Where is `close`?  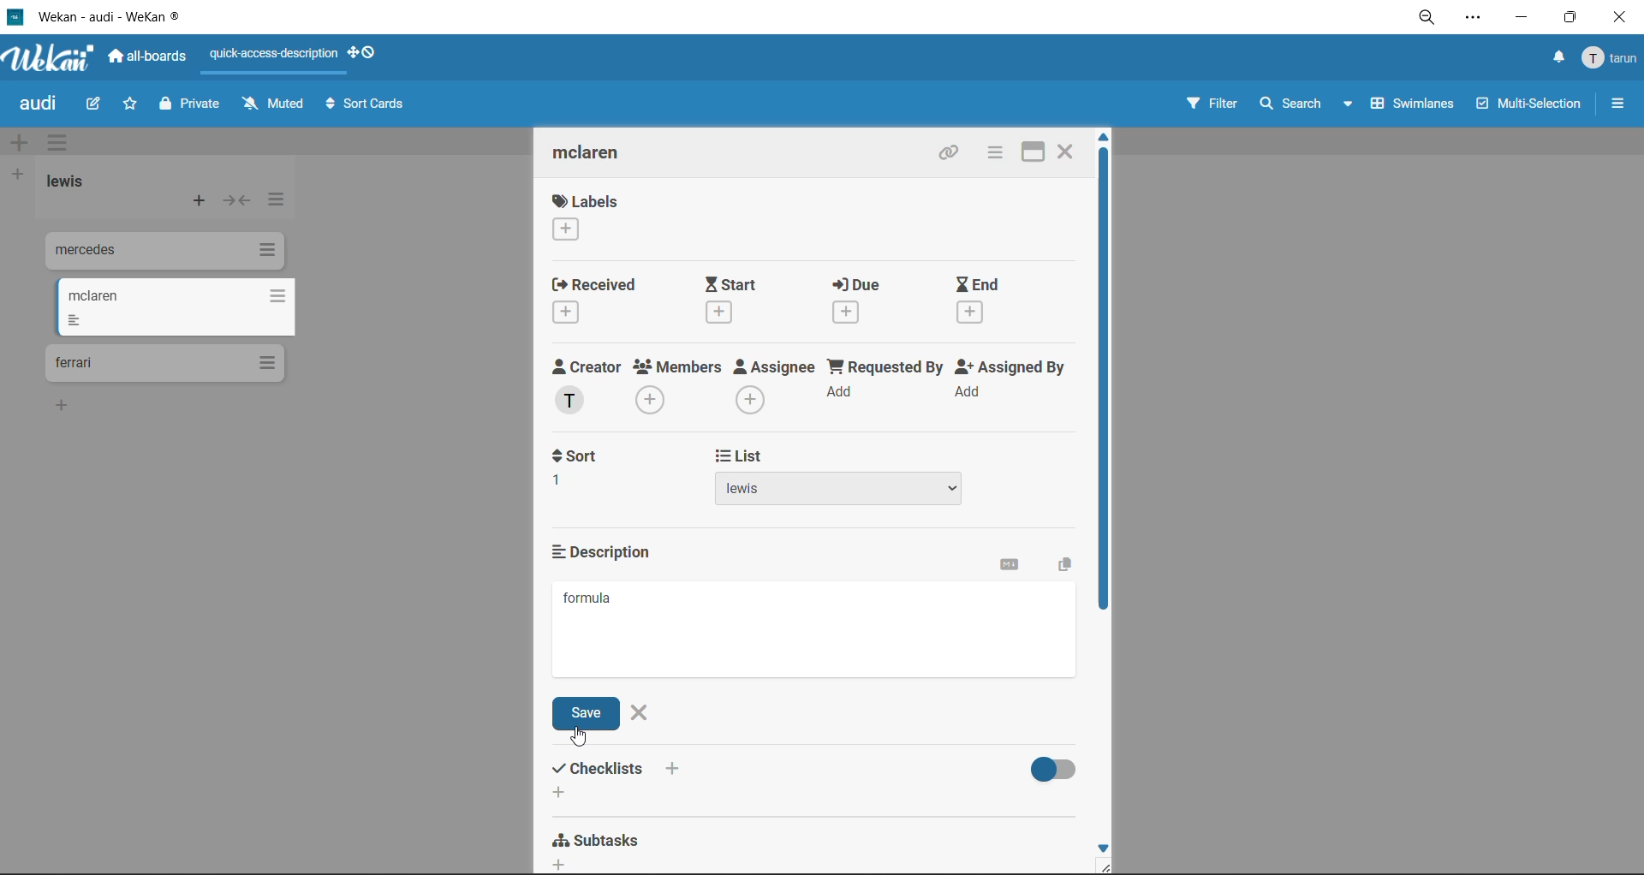 close is located at coordinates (1067, 150).